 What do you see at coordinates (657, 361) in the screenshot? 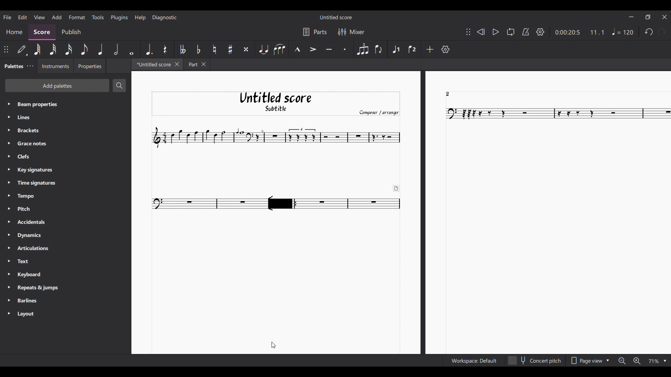
I see `Zoom options ` at bounding box center [657, 361].